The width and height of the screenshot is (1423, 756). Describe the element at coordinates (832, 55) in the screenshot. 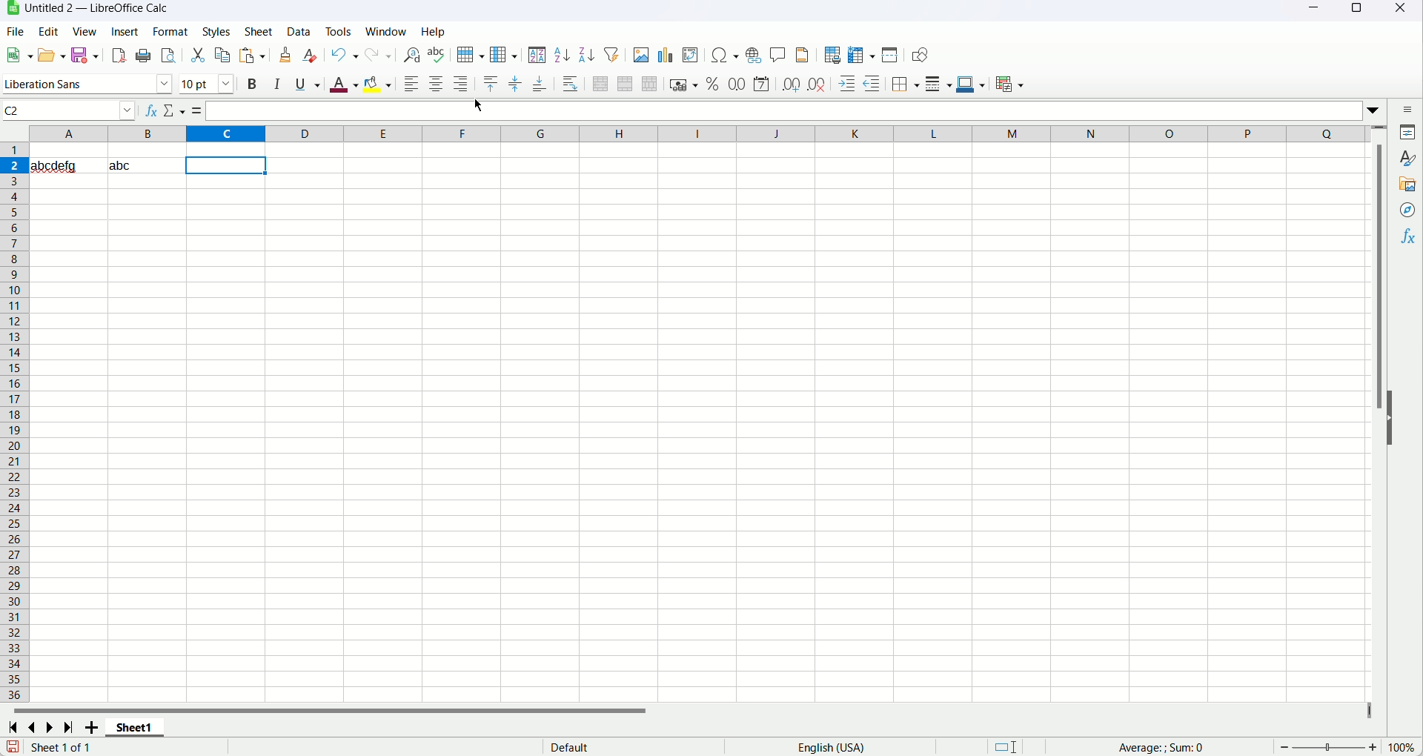

I see `define print area` at that location.